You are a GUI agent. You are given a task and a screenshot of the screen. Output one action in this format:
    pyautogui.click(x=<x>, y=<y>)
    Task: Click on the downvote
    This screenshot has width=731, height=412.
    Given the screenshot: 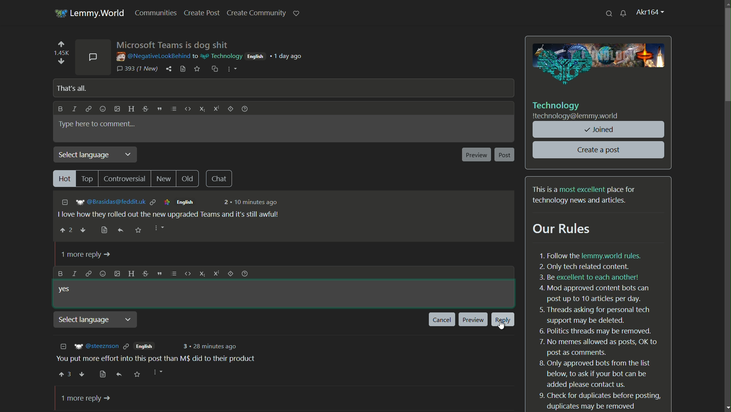 What is the action you would take?
    pyautogui.click(x=84, y=231)
    